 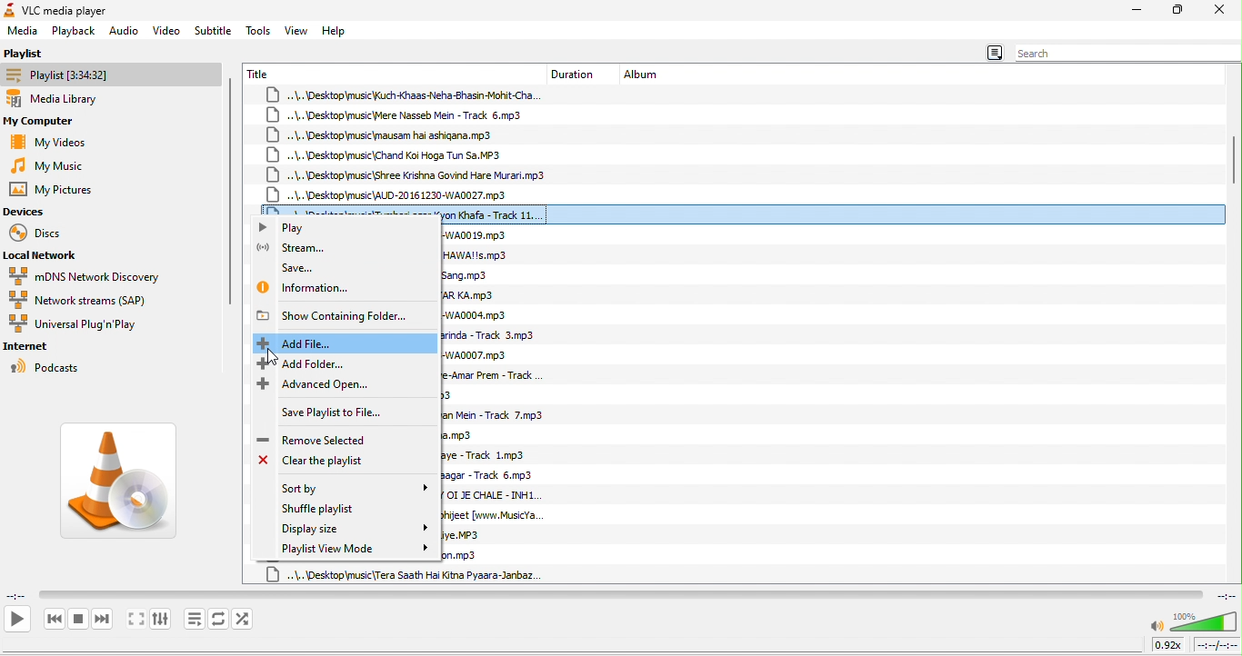 I want to click on remove selected, so click(x=319, y=438).